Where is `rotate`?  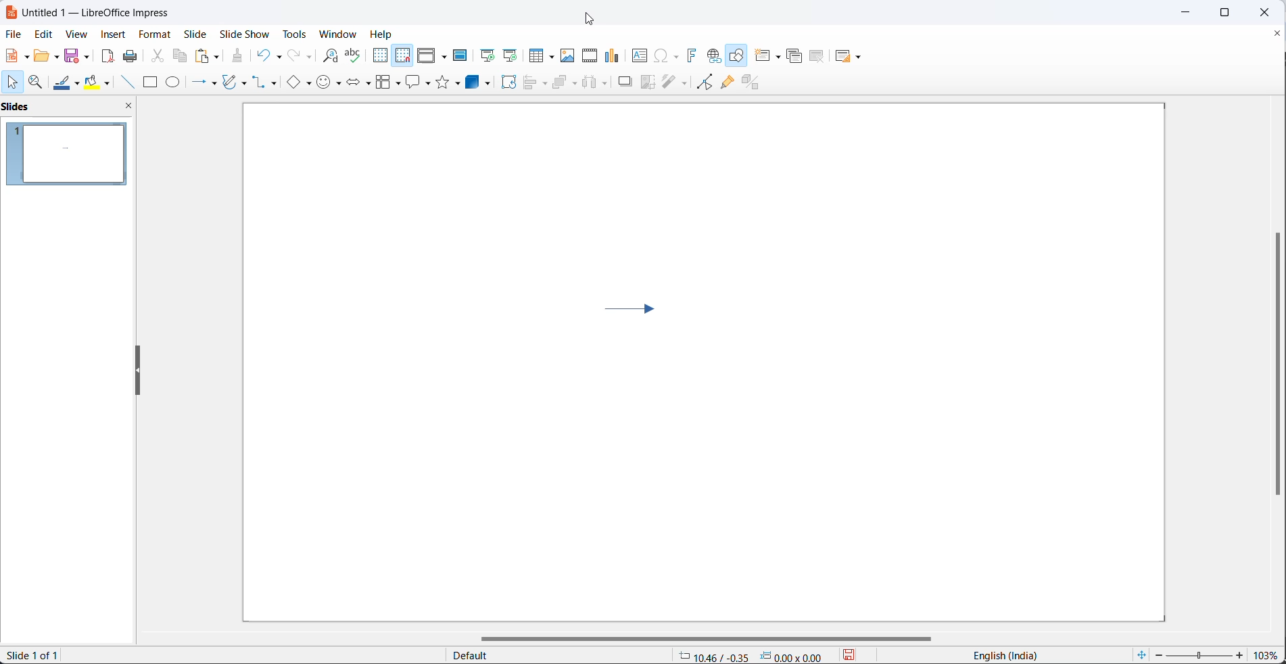
rotate is located at coordinates (508, 83).